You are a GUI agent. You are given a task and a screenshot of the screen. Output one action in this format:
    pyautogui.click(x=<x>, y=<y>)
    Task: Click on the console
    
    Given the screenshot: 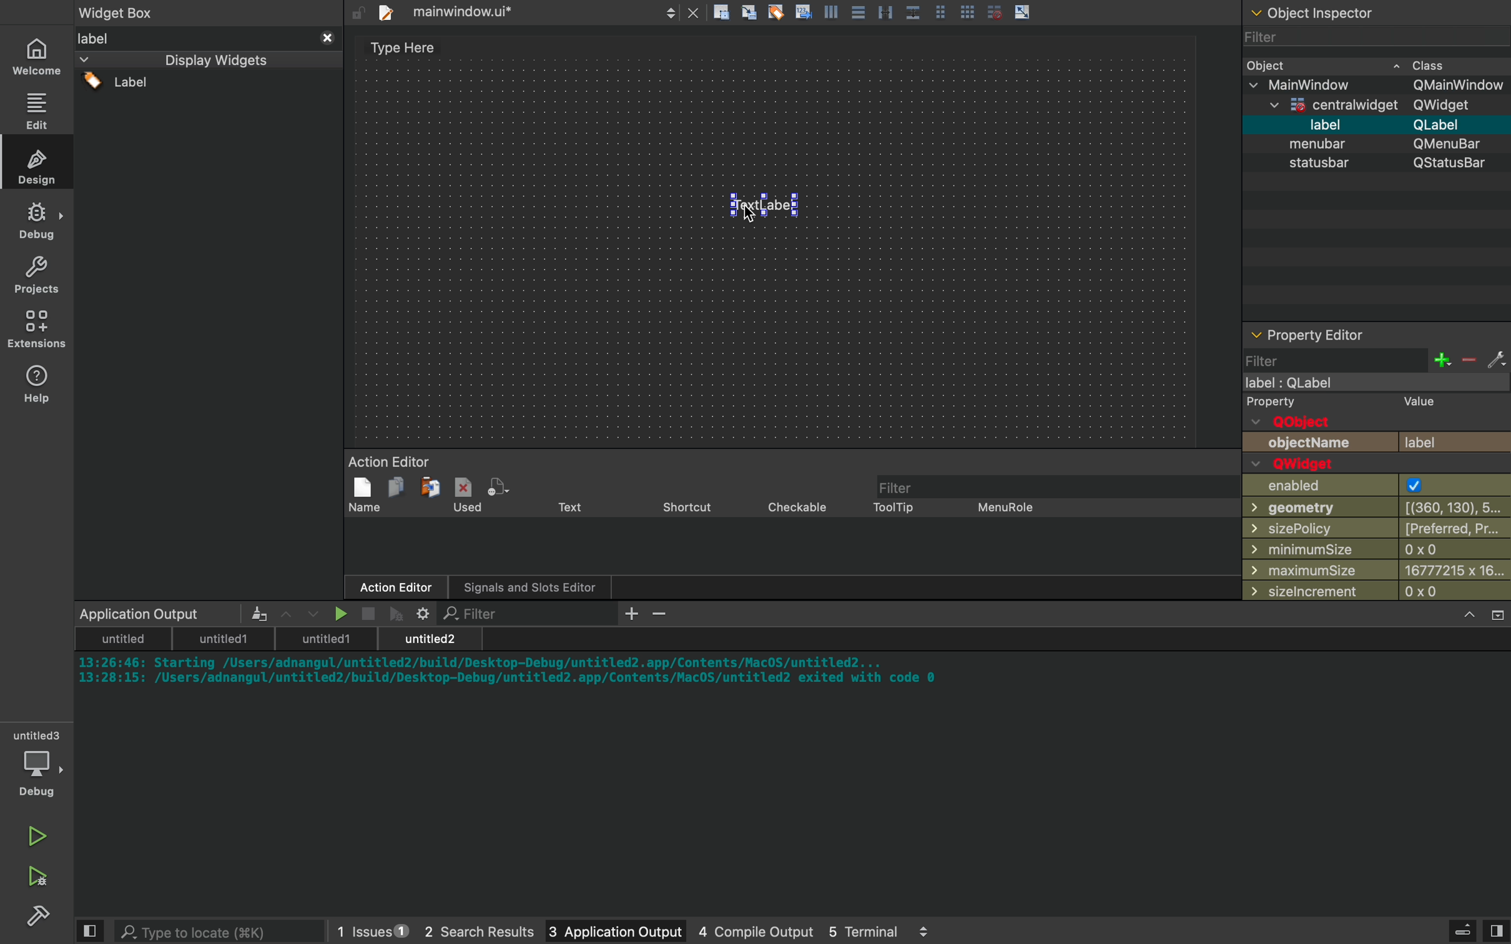 What is the action you would take?
    pyautogui.click(x=795, y=760)
    